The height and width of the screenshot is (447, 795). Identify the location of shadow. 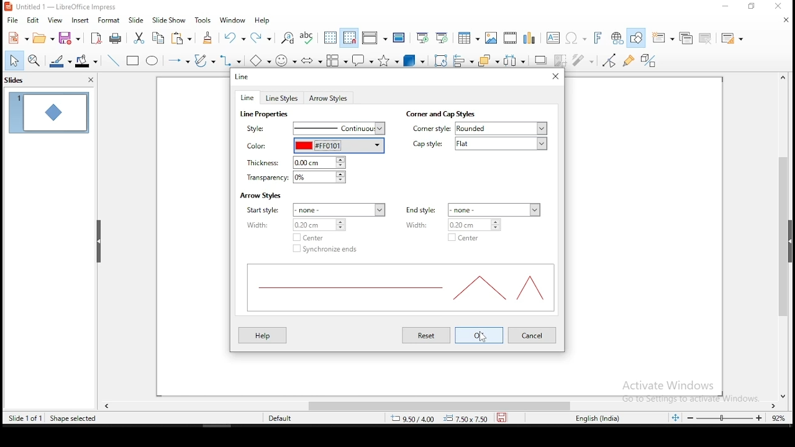
(541, 60).